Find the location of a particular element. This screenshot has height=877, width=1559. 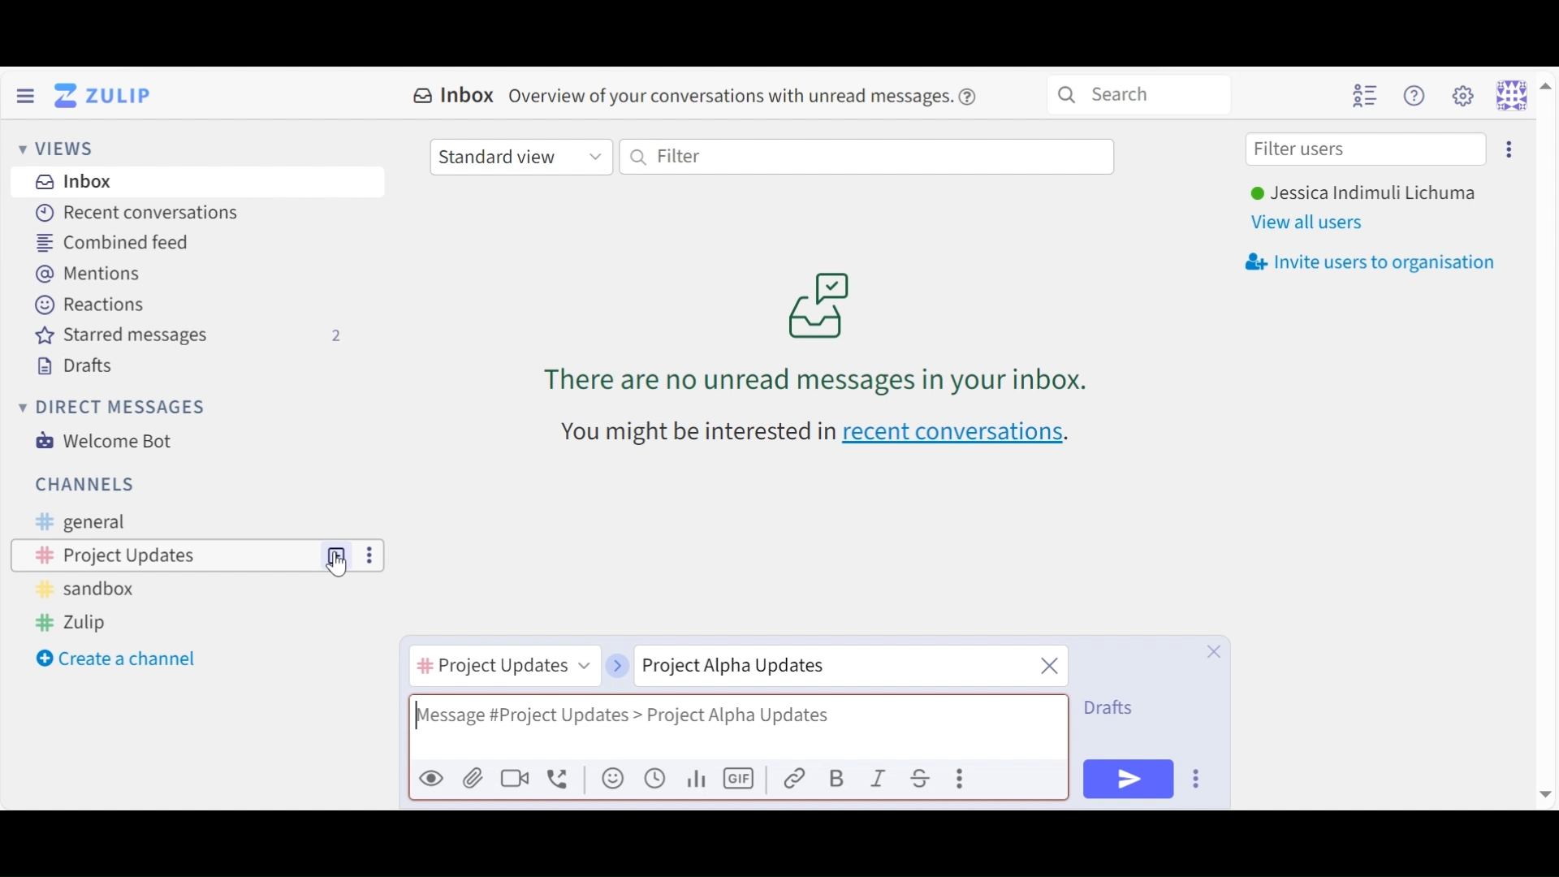

overview of conversations is located at coordinates (731, 97).